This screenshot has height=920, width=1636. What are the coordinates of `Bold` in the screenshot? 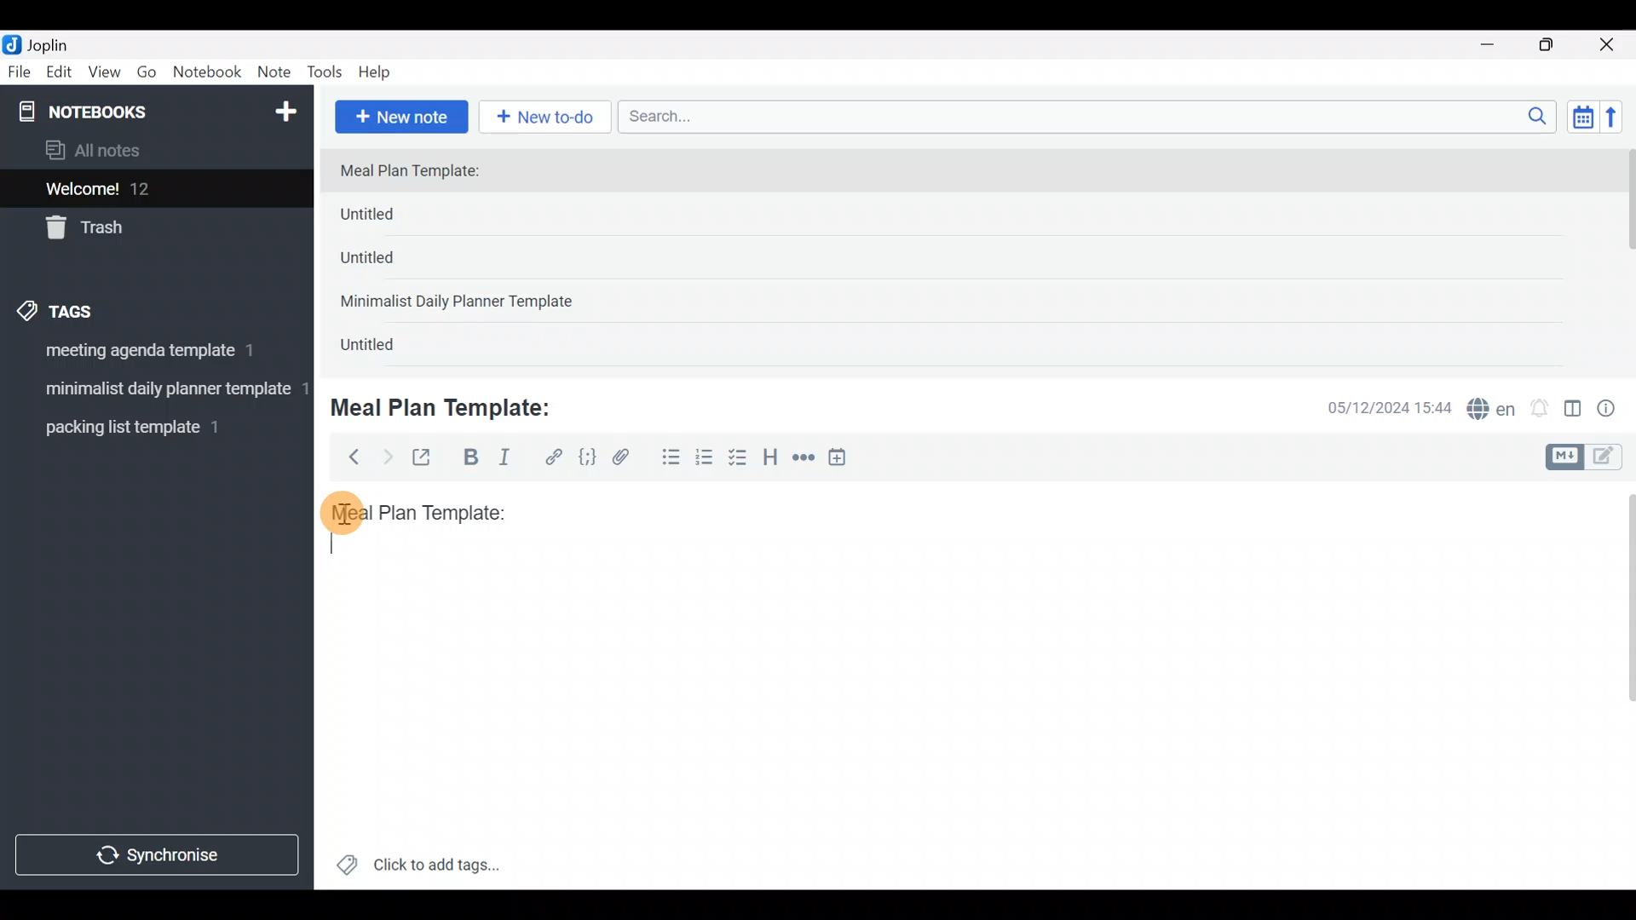 It's located at (469, 459).